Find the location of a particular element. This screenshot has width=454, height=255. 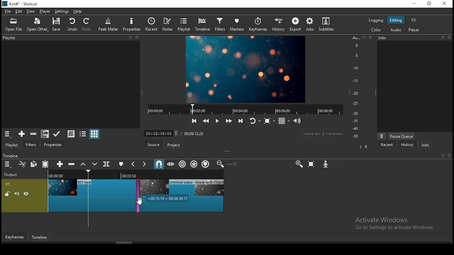

cut is located at coordinates (22, 164).